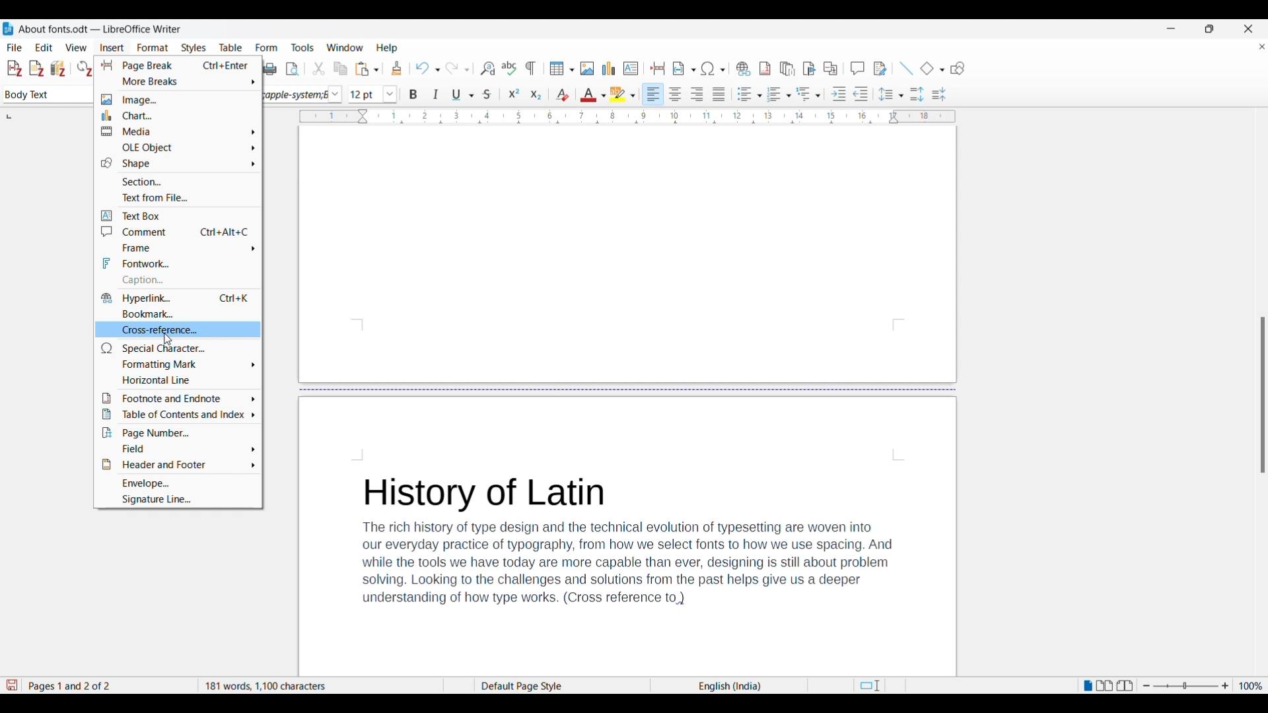 The image size is (1268, 713). Describe the element at coordinates (675, 93) in the screenshot. I see `Align center` at that location.